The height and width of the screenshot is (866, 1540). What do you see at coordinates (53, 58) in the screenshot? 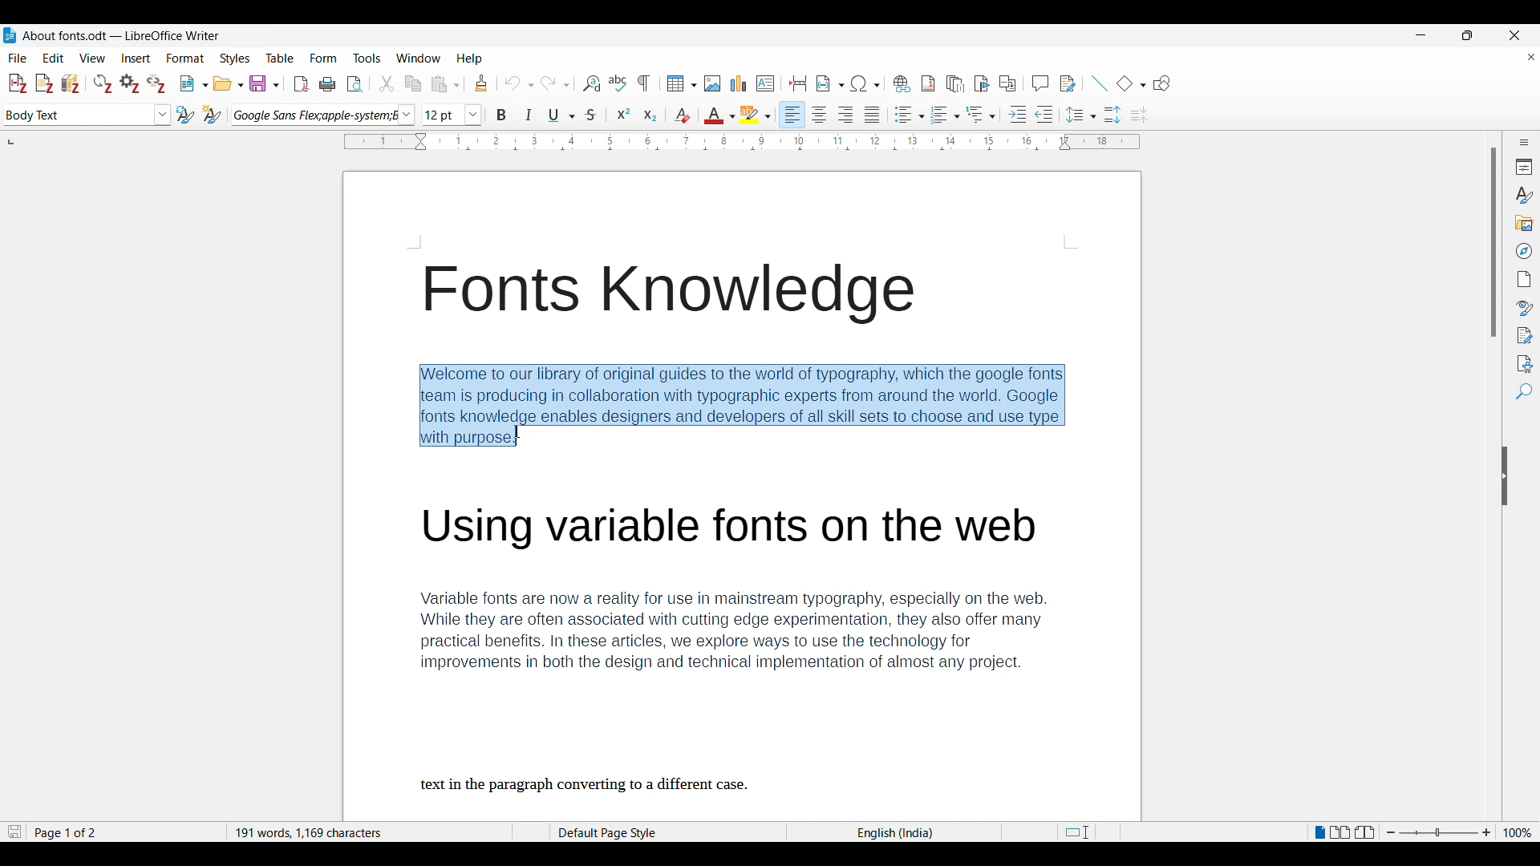
I see `Edit menu` at bounding box center [53, 58].